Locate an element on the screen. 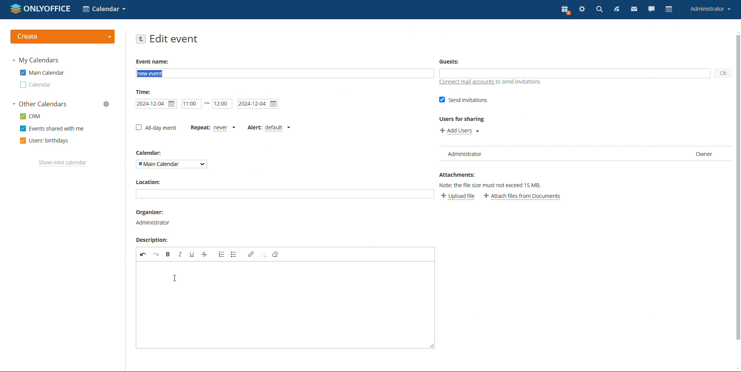 This screenshot has width=741, height=372. Time: is located at coordinates (145, 92).